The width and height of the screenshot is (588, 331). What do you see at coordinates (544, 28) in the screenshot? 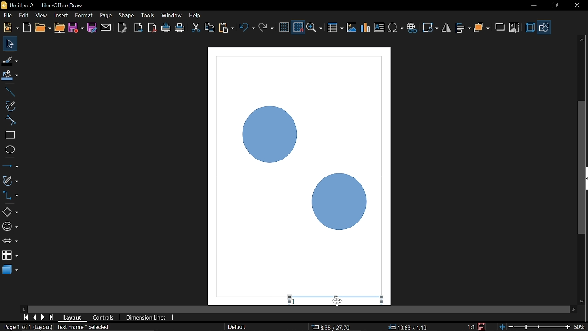
I see `Draw shapes` at bounding box center [544, 28].